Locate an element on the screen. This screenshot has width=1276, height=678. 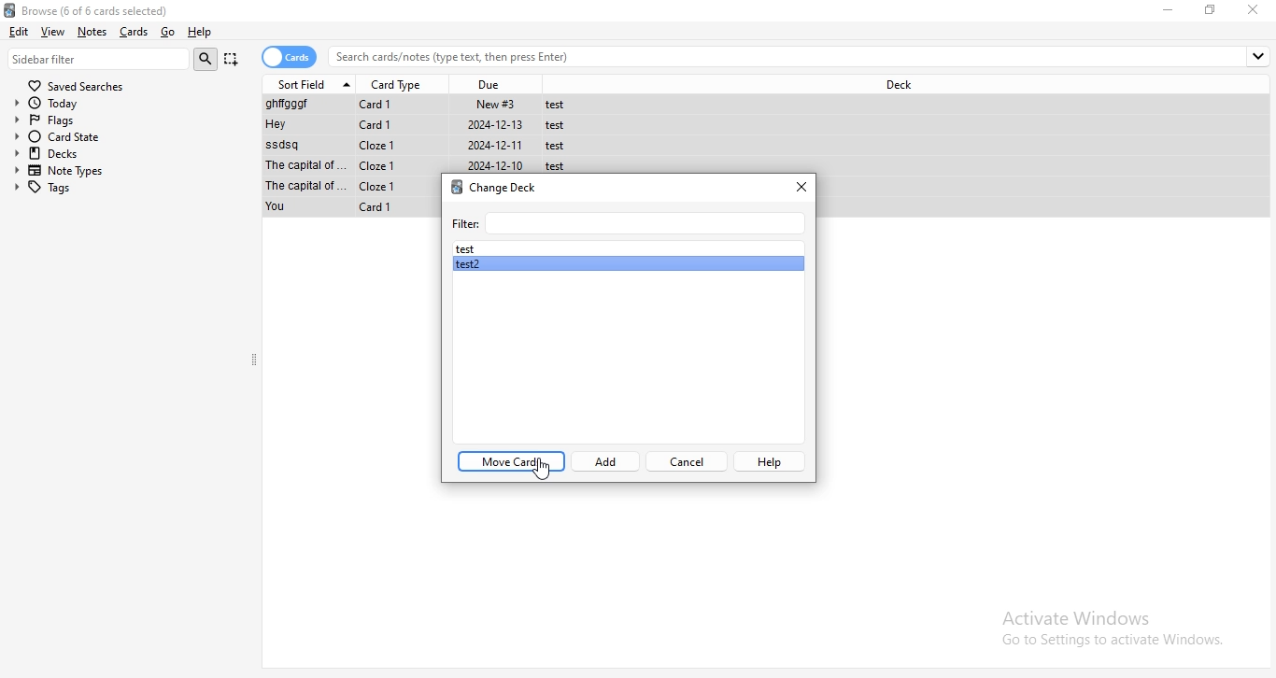
deck is located at coordinates (899, 85).